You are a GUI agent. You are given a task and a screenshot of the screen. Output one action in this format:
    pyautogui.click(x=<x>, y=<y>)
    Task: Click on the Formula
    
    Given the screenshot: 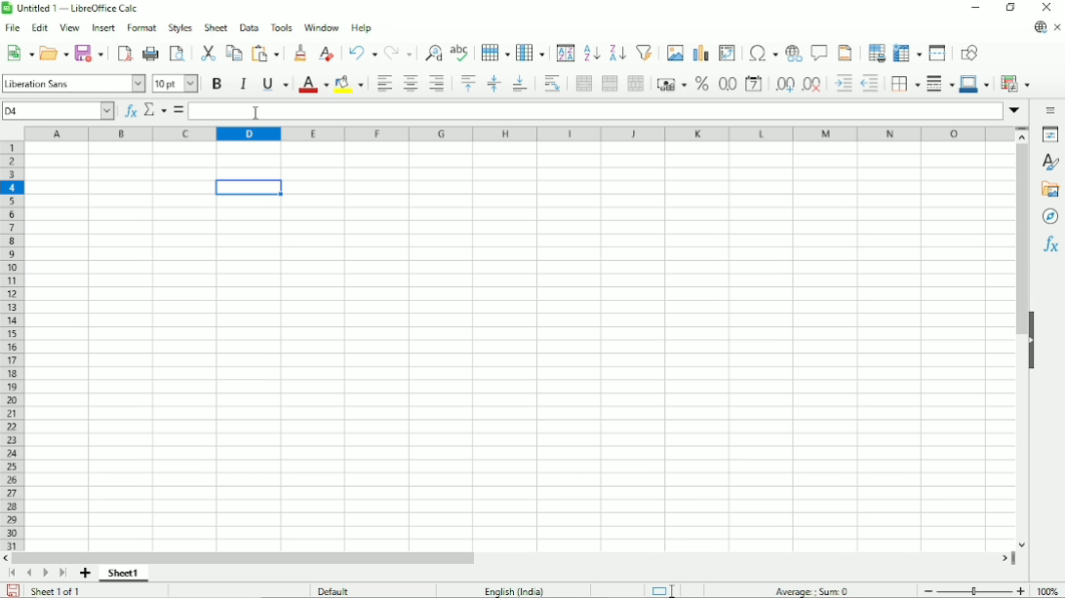 What is the action you would take?
    pyautogui.click(x=178, y=111)
    